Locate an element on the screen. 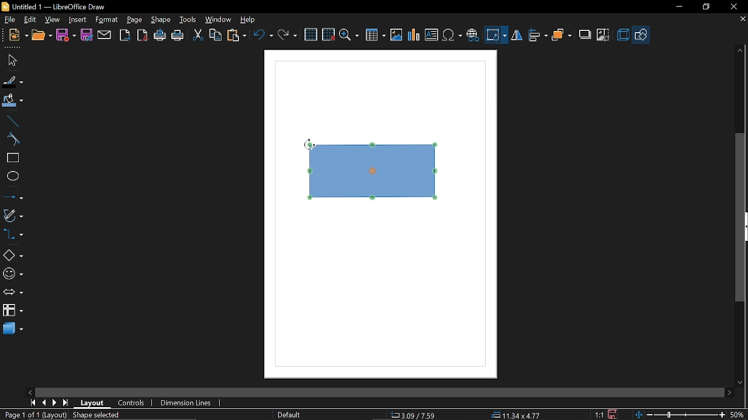  snap to grid is located at coordinates (328, 34).